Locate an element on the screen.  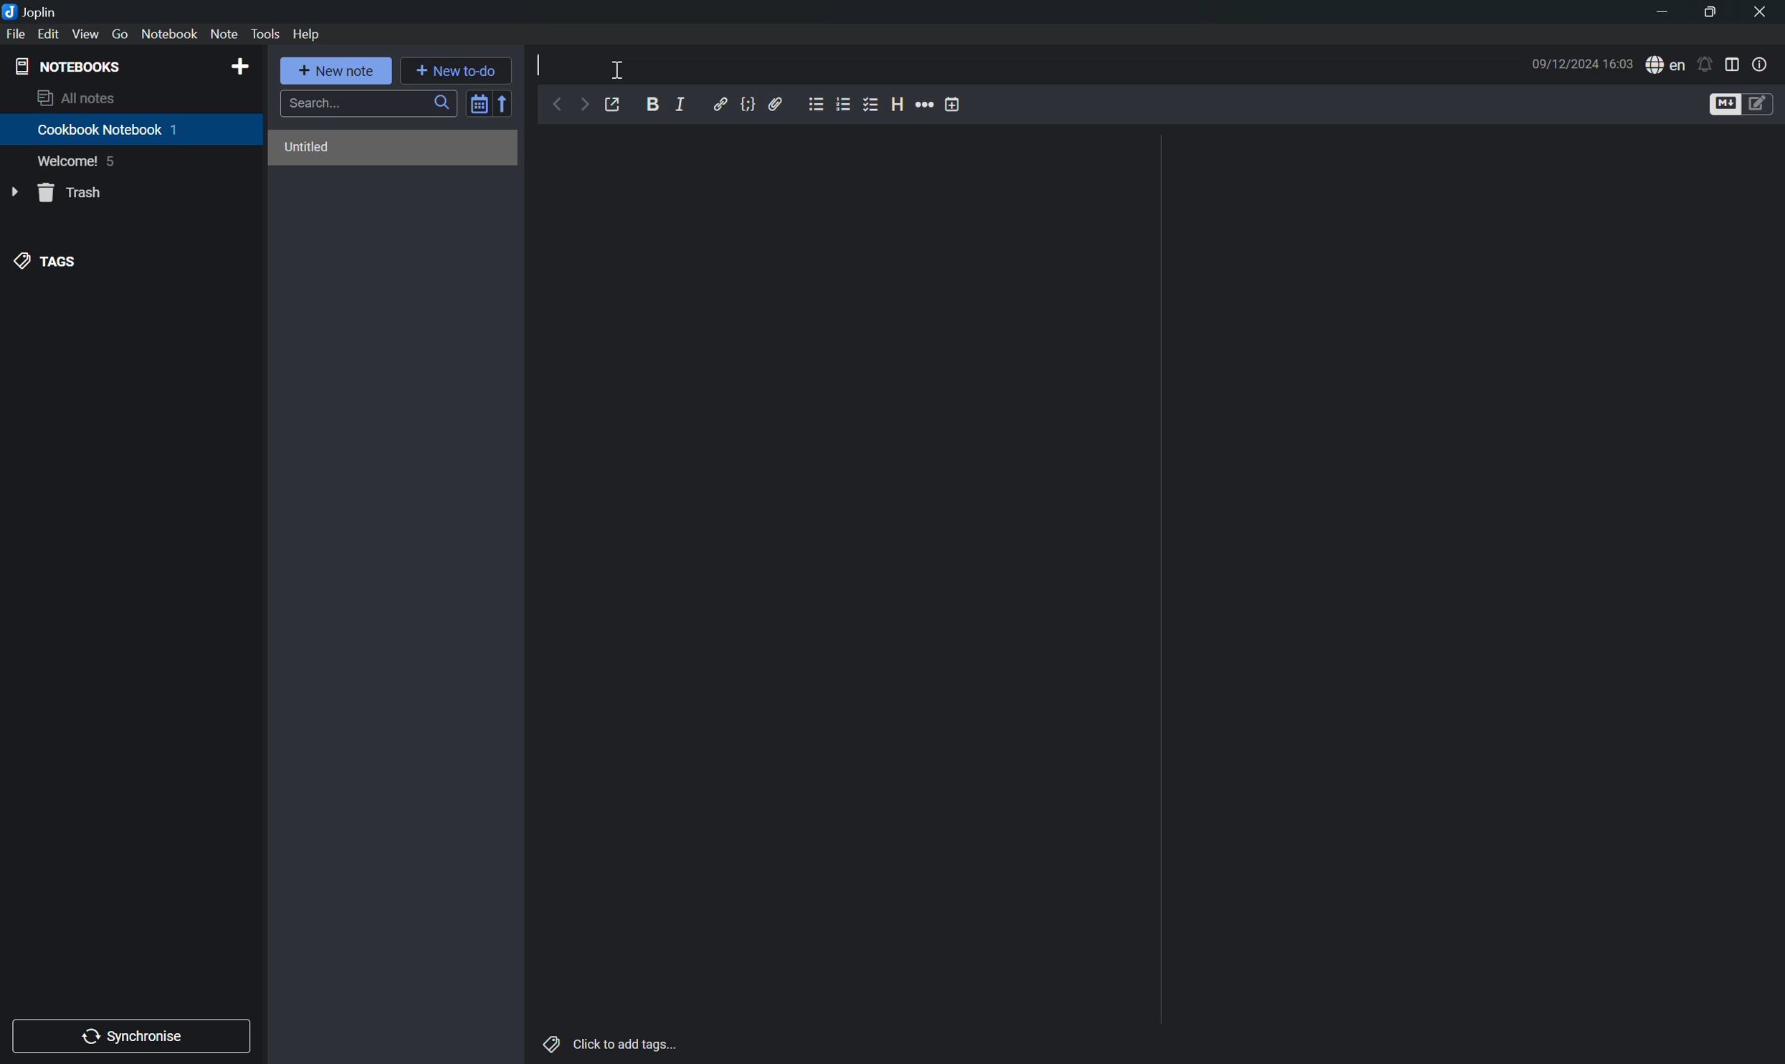
Checkbox List is located at coordinates (872, 107).